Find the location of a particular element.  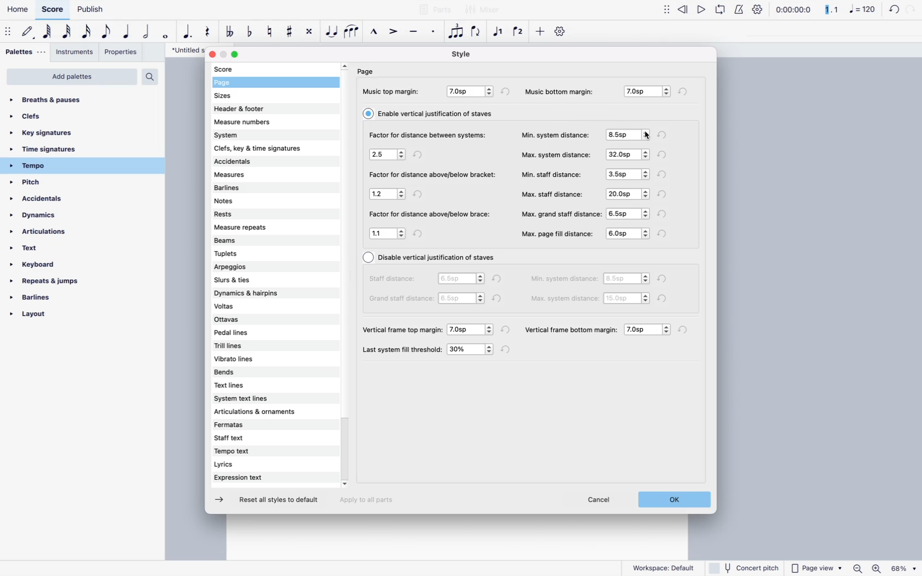

toggle sharp is located at coordinates (291, 31).